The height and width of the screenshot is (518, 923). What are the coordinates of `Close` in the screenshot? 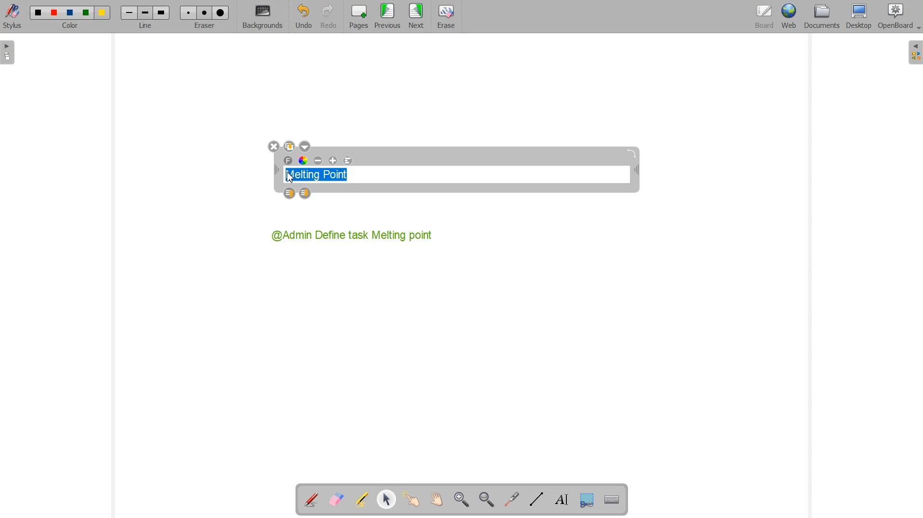 It's located at (273, 147).